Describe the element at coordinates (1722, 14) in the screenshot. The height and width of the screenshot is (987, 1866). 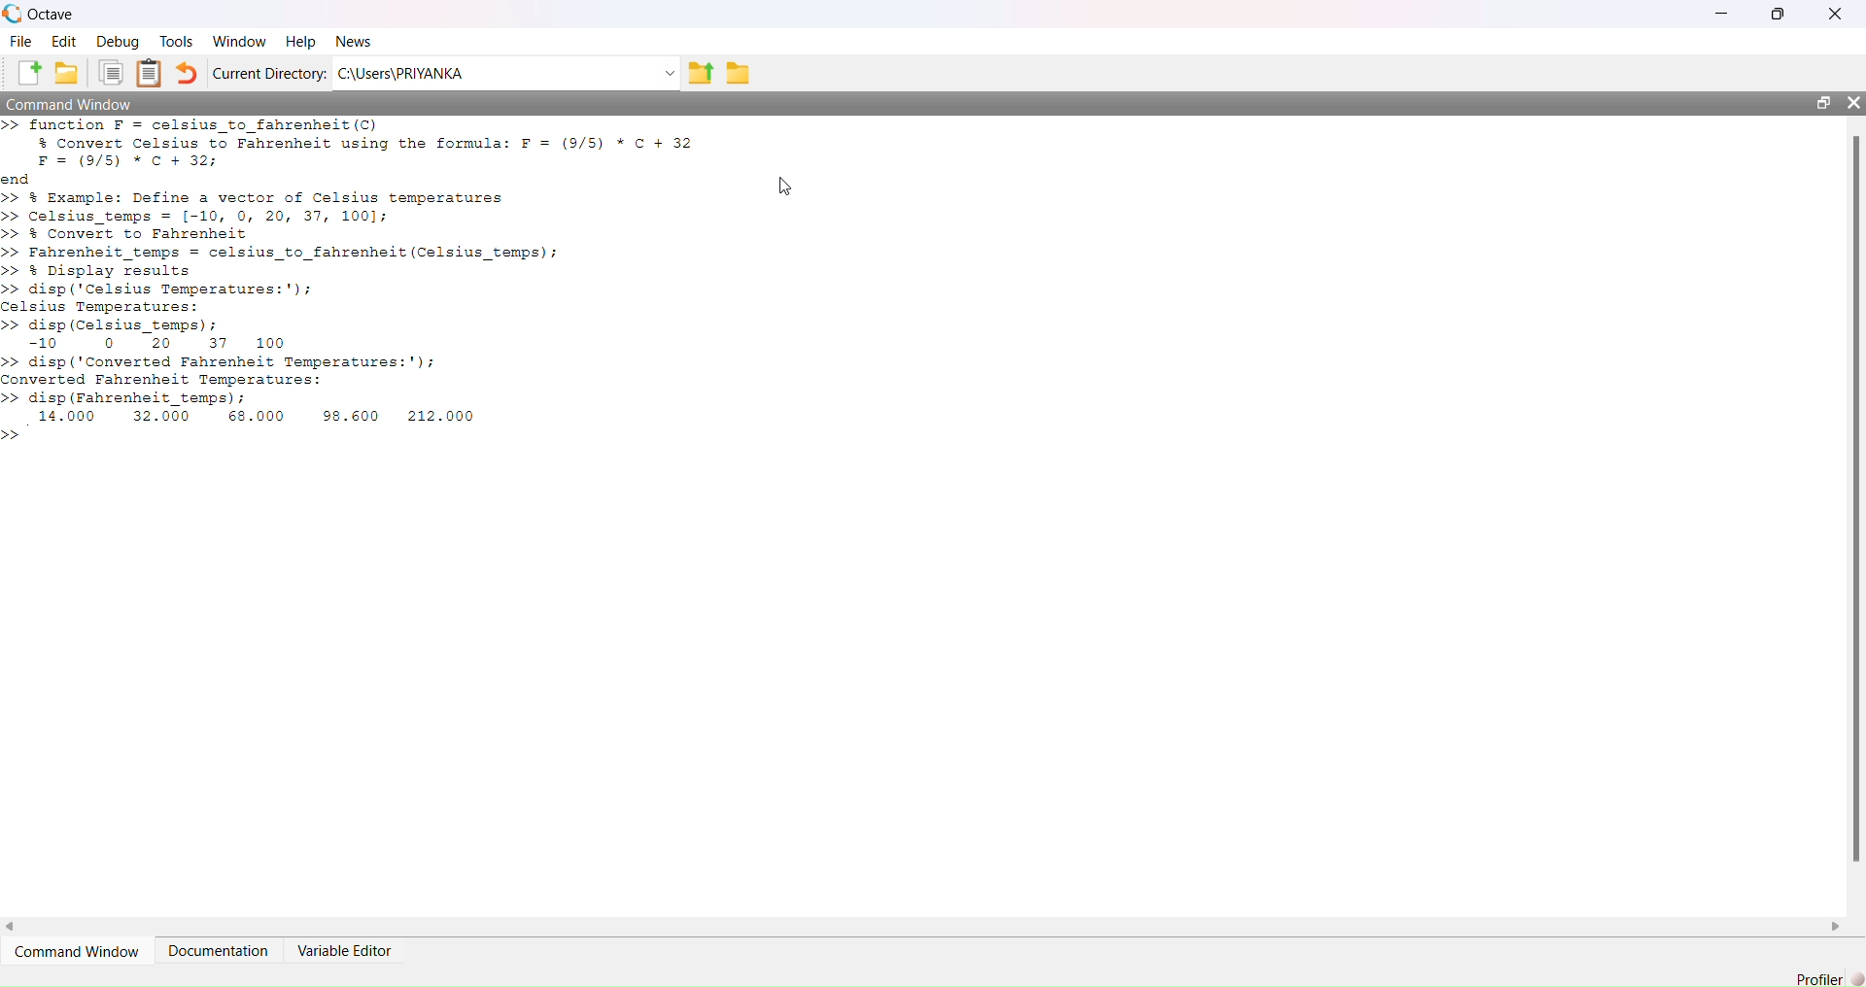
I see `minimize` at that location.